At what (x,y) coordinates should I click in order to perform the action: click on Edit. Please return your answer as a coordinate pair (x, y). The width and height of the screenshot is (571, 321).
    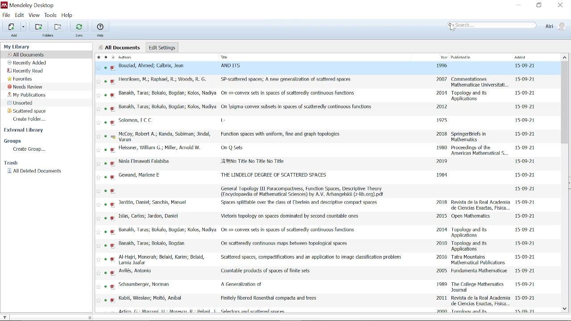
    Looking at the image, I should click on (19, 15).